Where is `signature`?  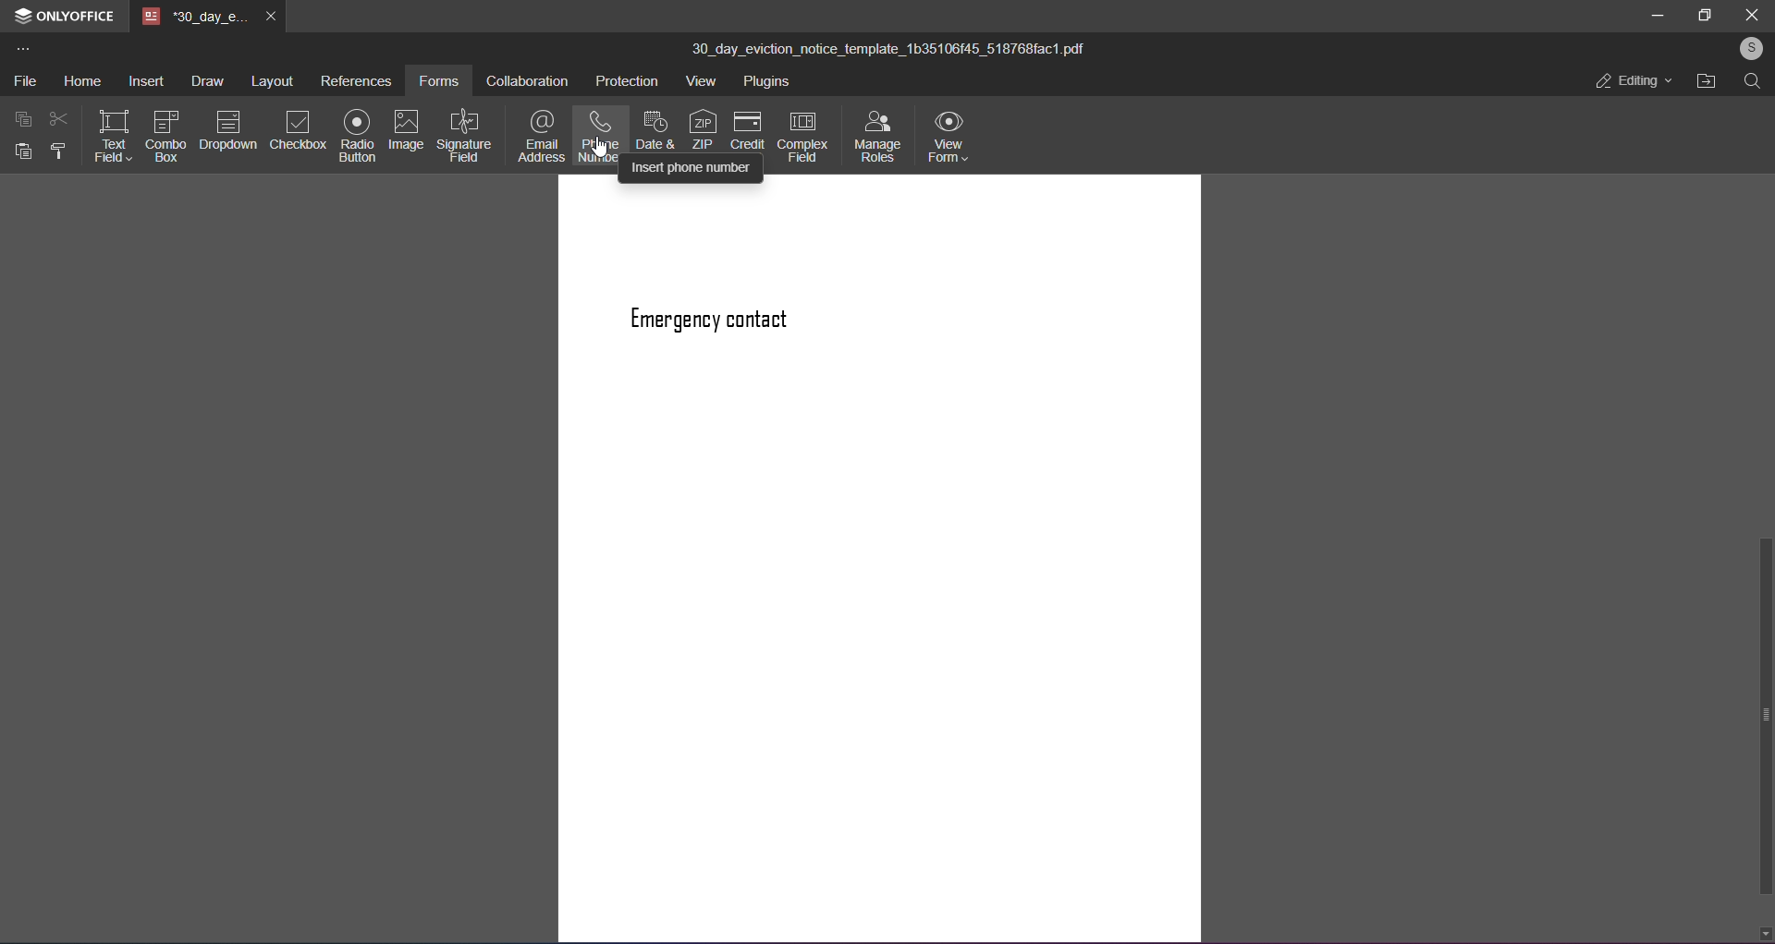 signature is located at coordinates (467, 135).